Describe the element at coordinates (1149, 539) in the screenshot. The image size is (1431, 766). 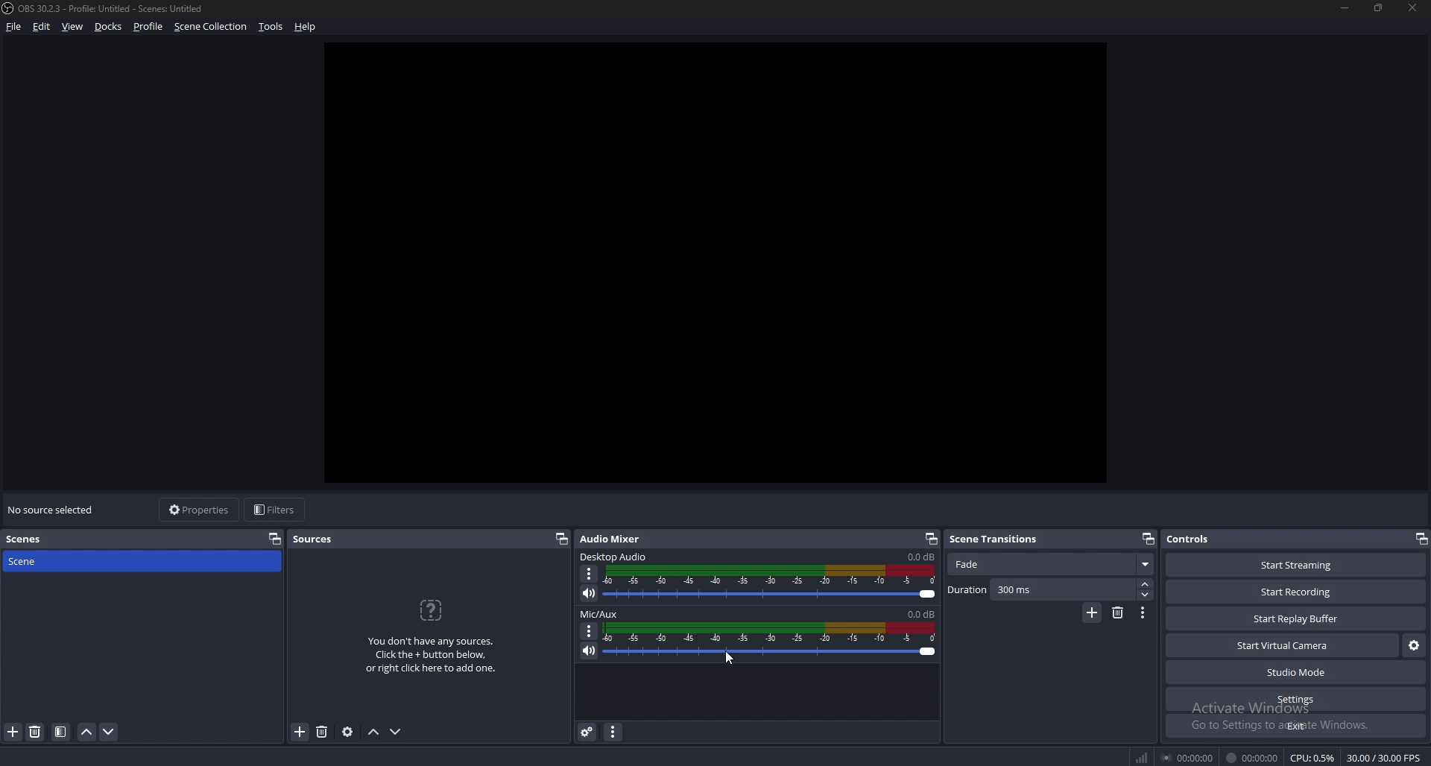
I see `pop out` at that location.